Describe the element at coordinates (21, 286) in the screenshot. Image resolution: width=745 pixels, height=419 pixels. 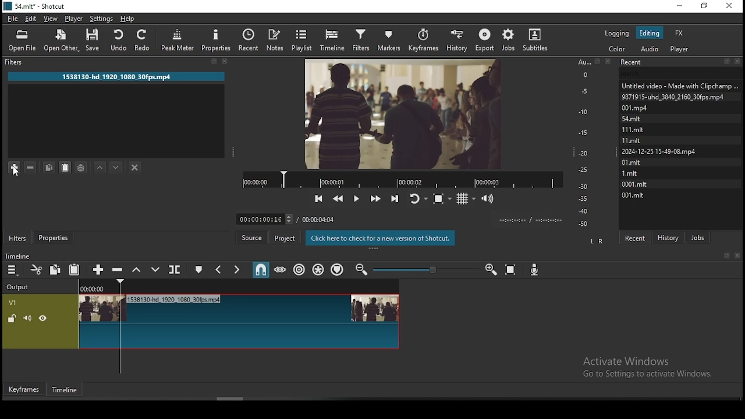
I see `Output` at that location.